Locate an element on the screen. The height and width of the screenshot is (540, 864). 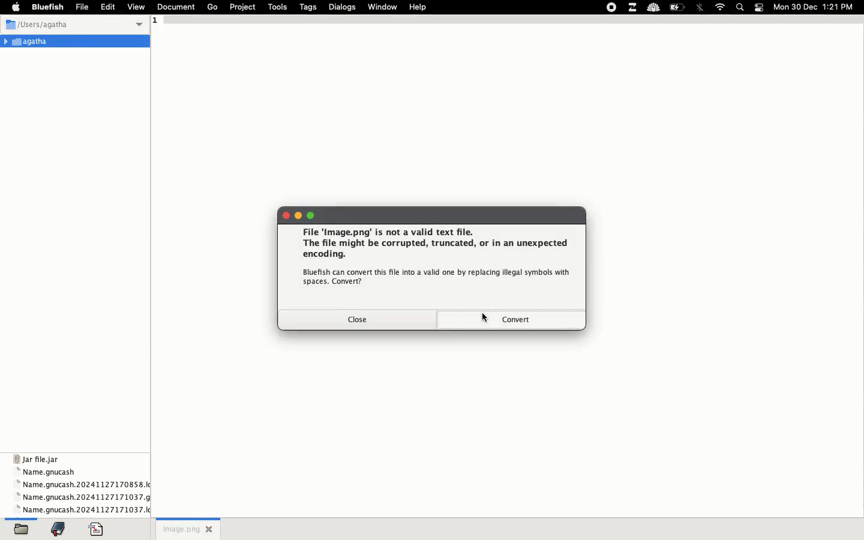
view is located at coordinates (137, 8).